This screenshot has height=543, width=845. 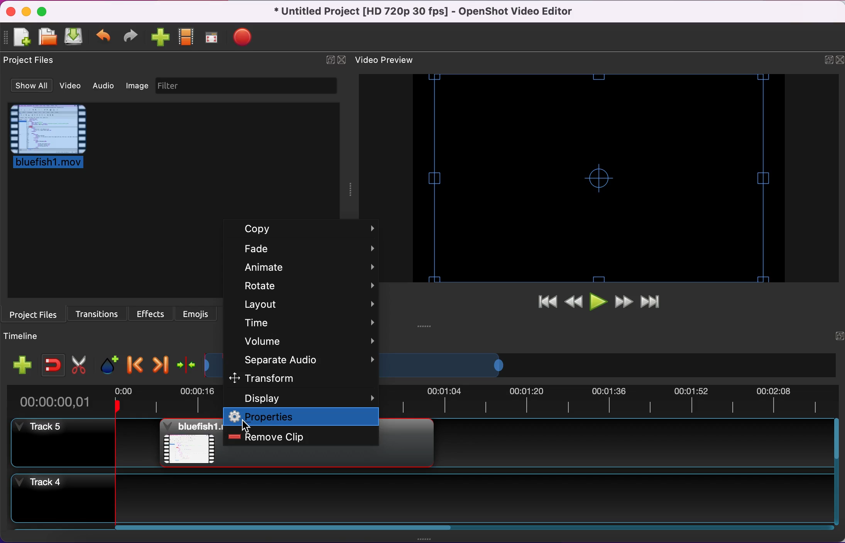 What do you see at coordinates (20, 39) in the screenshot?
I see `new project` at bounding box center [20, 39].